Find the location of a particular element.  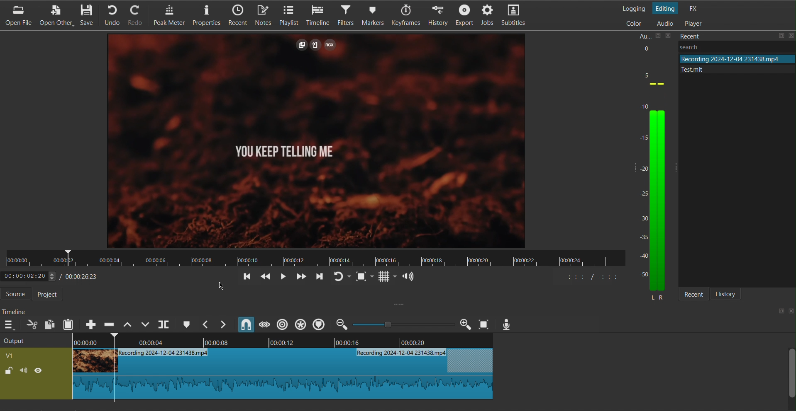

save is located at coordinates (657, 36).